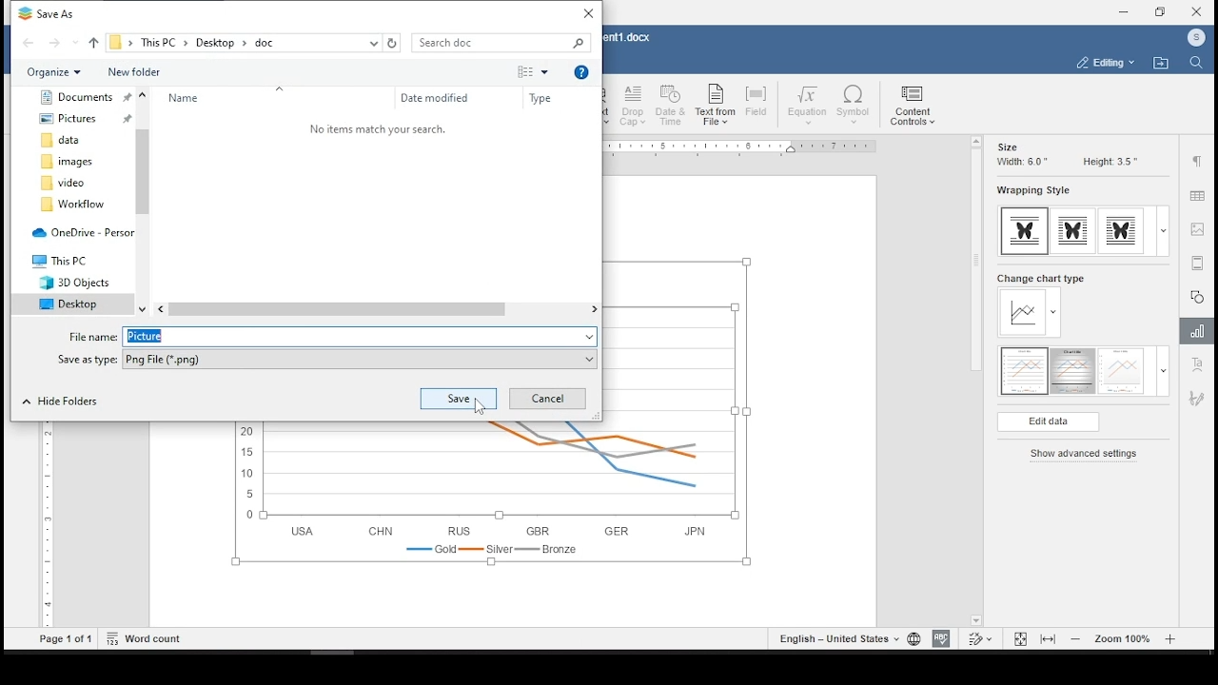 Image resolution: width=1218 pixels, height=685 pixels. What do you see at coordinates (1197, 263) in the screenshot?
I see `audio or video settings` at bounding box center [1197, 263].